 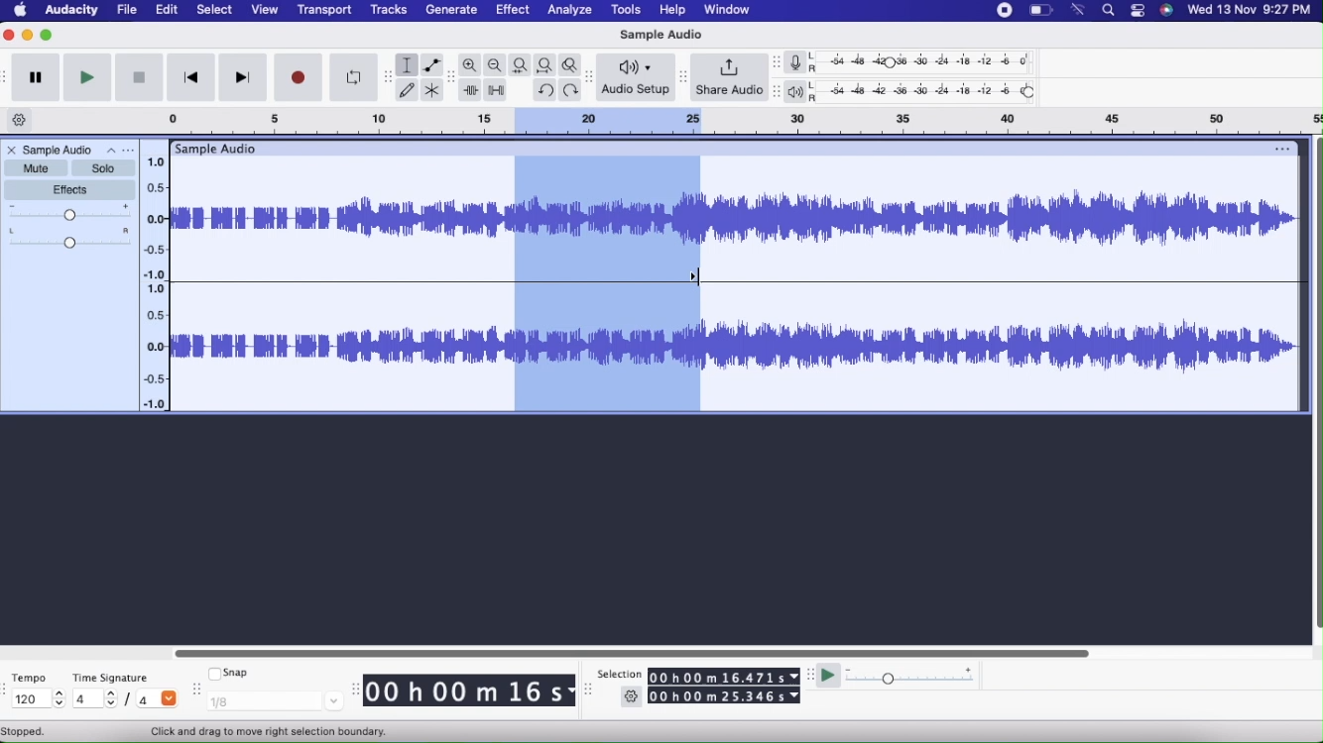 What do you see at coordinates (498, 91) in the screenshot?
I see `Silence audio selection` at bounding box center [498, 91].